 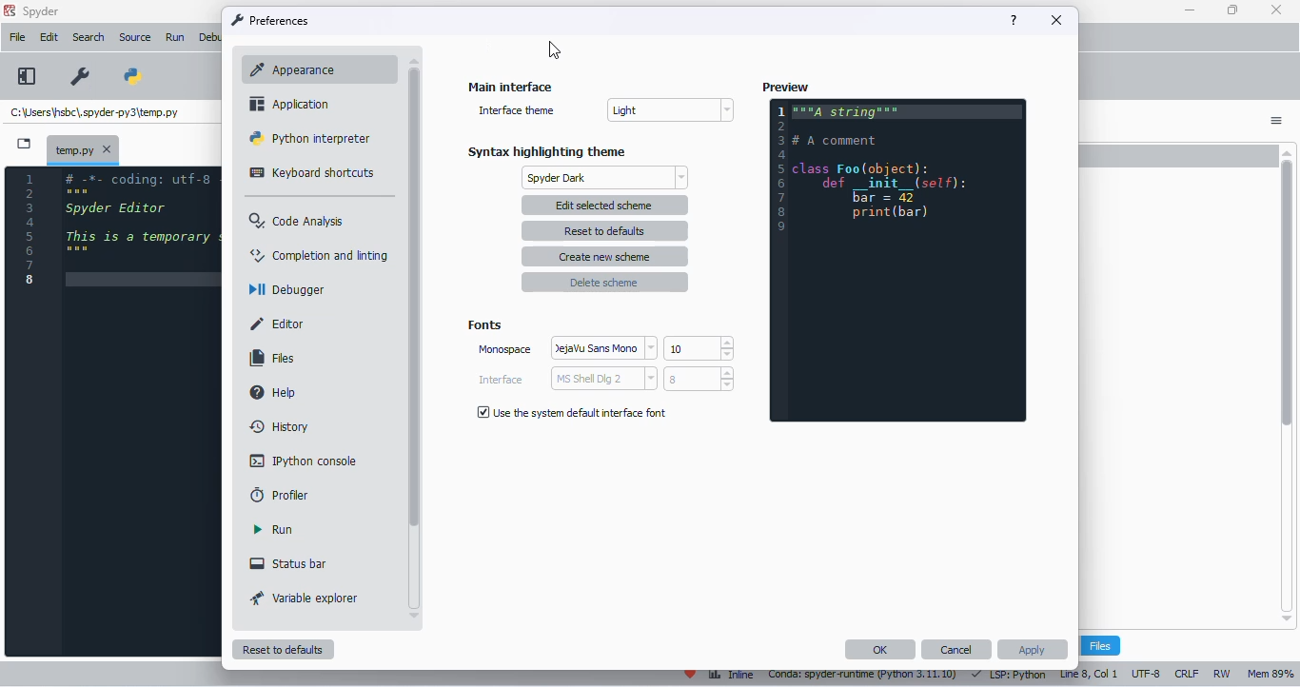 I want to click on options, so click(x=1277, y=120).